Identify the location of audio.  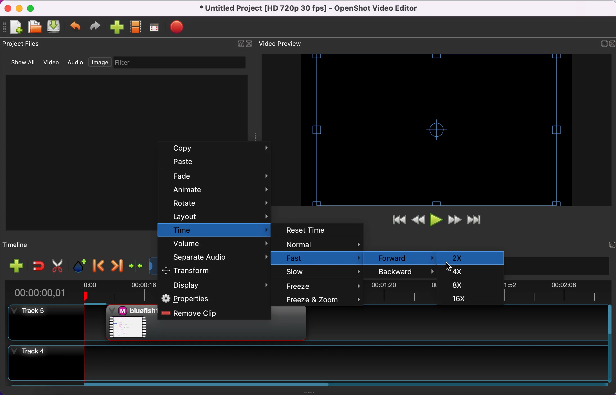
(76, 63).